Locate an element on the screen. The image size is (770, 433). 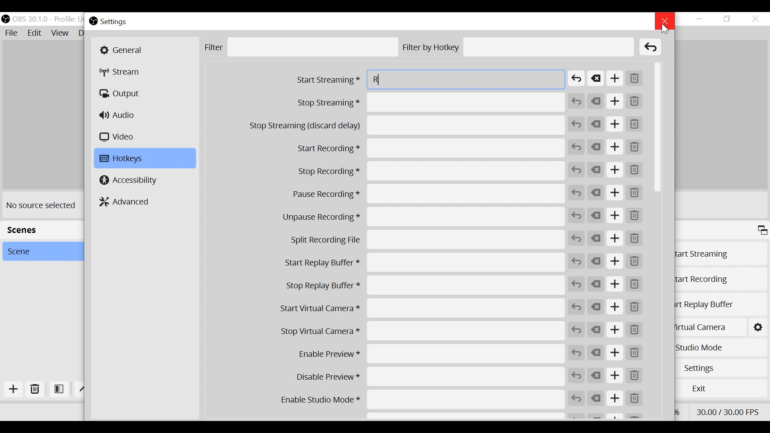
Remove is located at coordinates (632, 170).